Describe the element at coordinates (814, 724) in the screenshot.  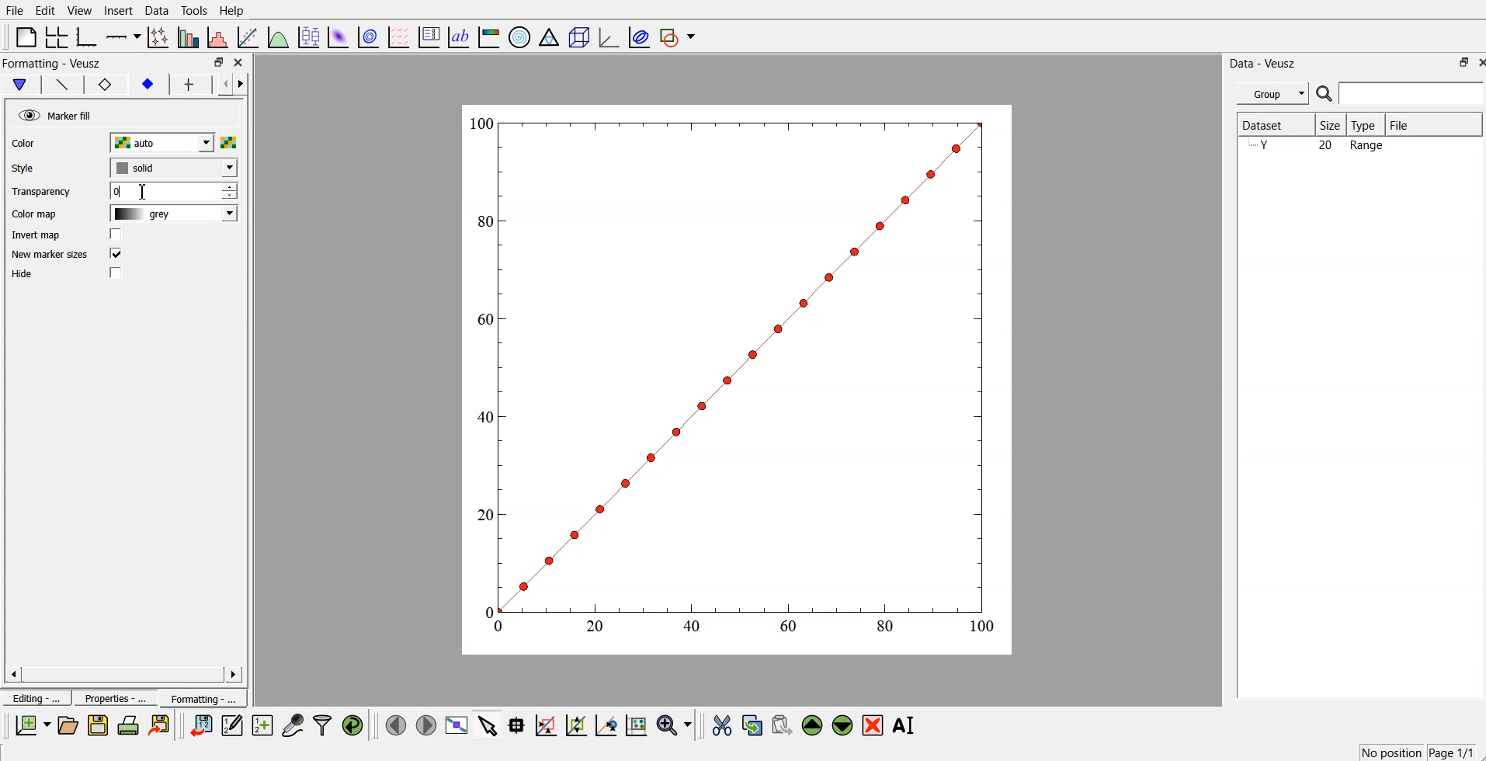
I see `move up` at that location.